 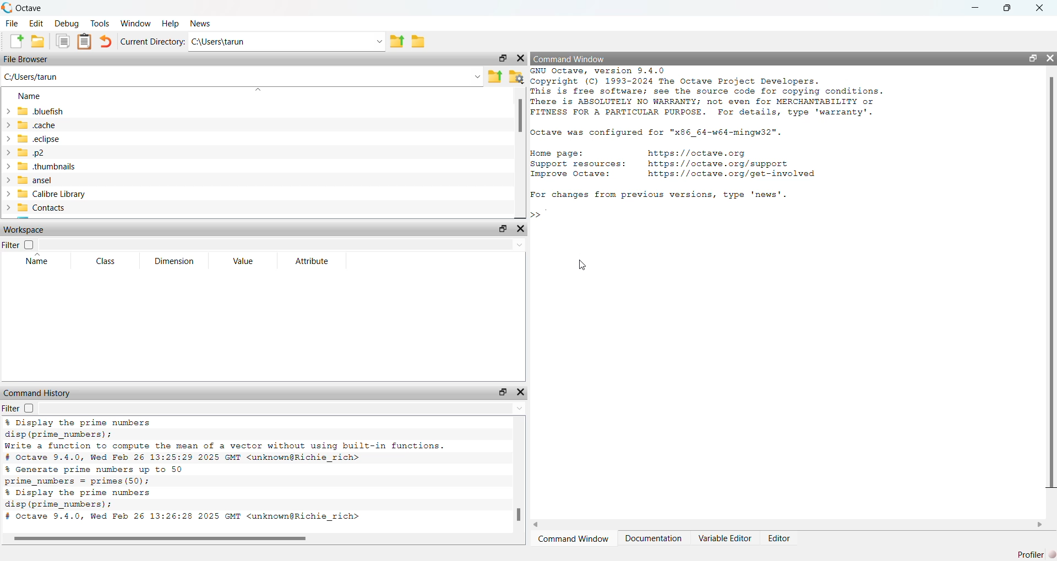 What do you see at coordinates (161, 539) in the screenshot?
I see `scroll bar` at bounding box center [161, 539].